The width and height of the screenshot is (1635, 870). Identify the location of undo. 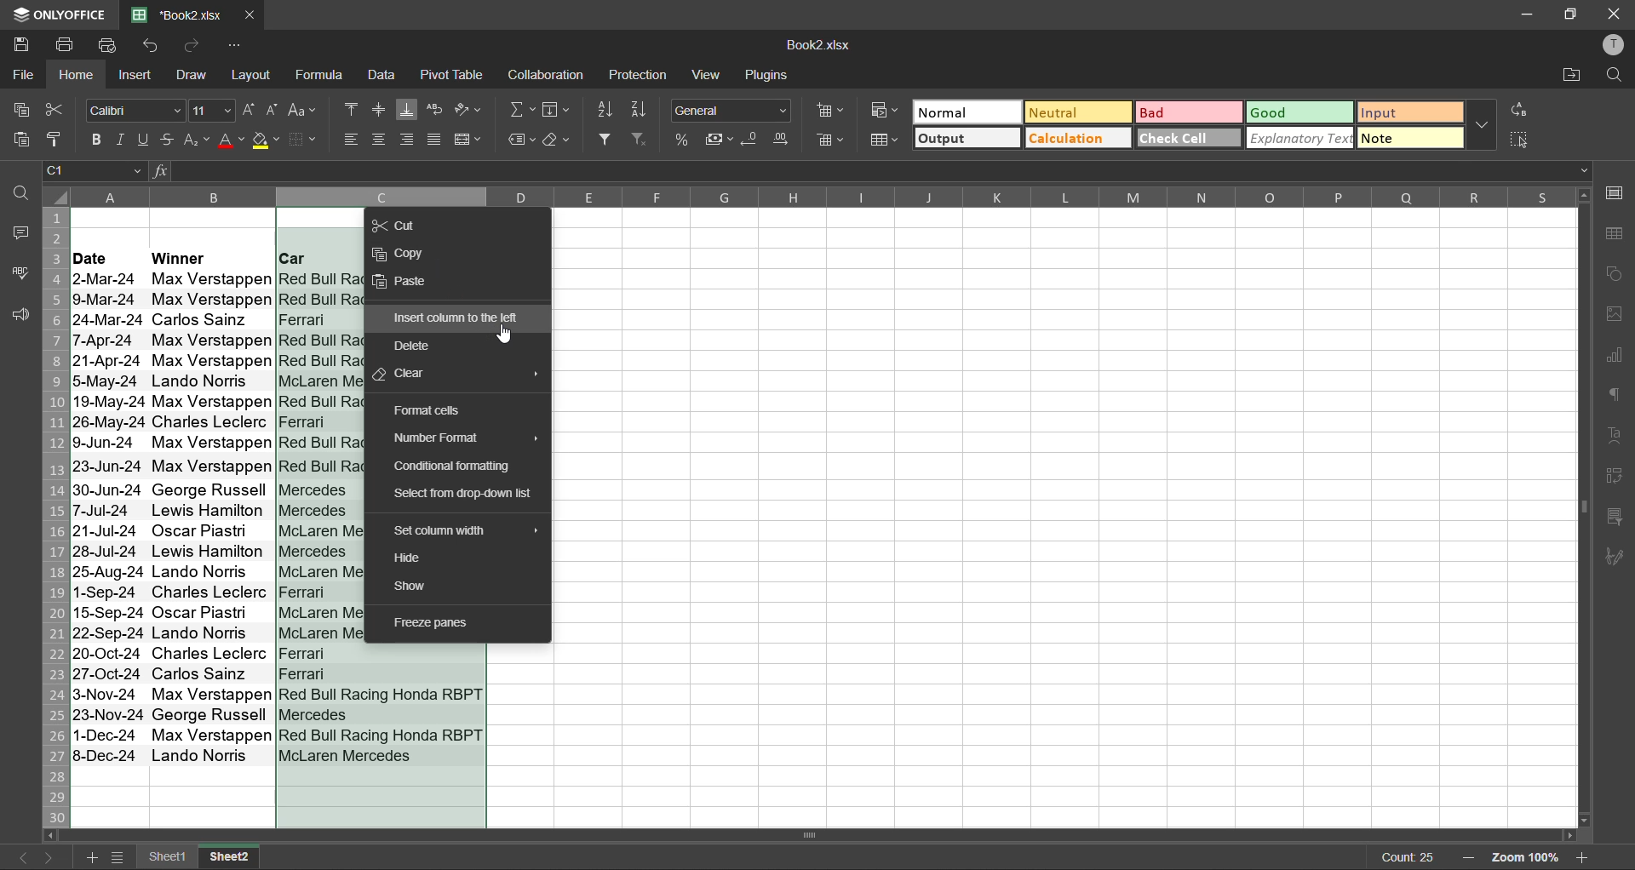
(156, 47).